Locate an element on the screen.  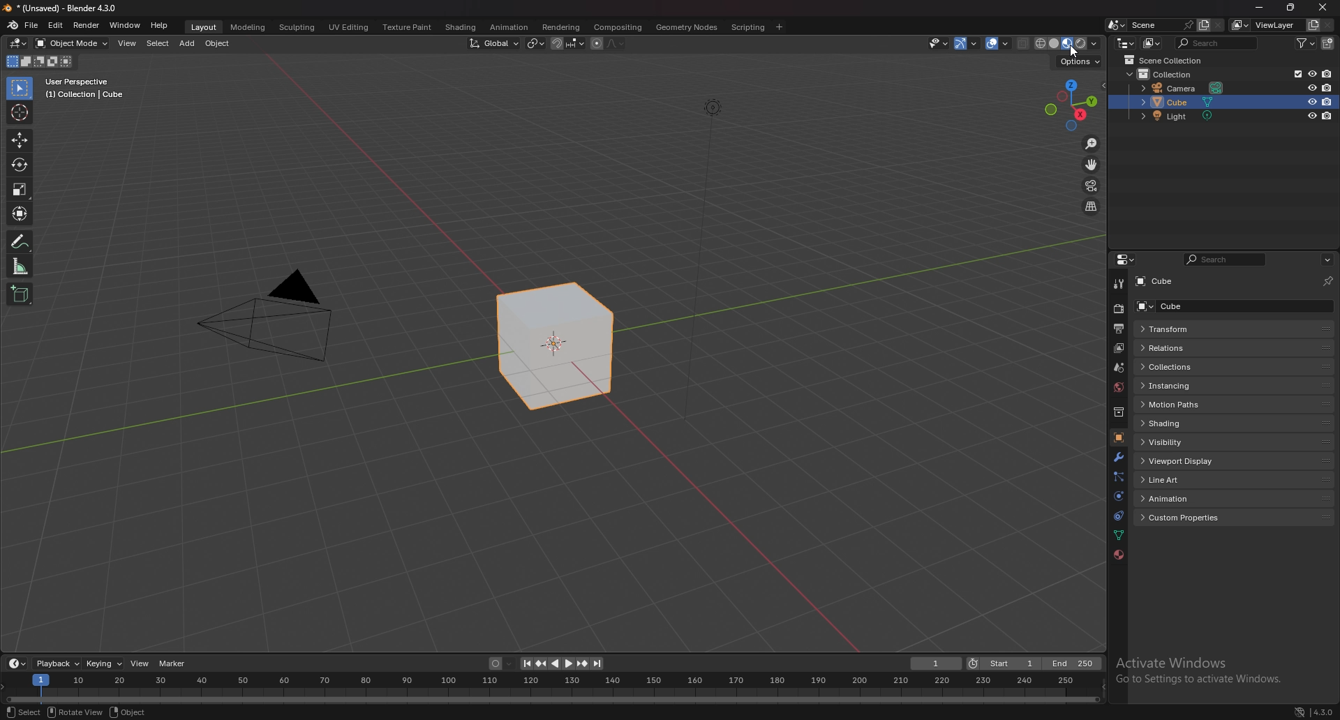
marker is located at coordinates (172, 663).